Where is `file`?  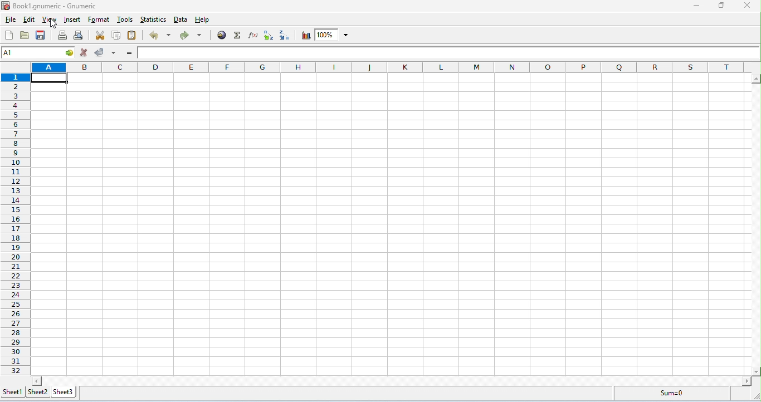
file is located at coordinates (11, 20).